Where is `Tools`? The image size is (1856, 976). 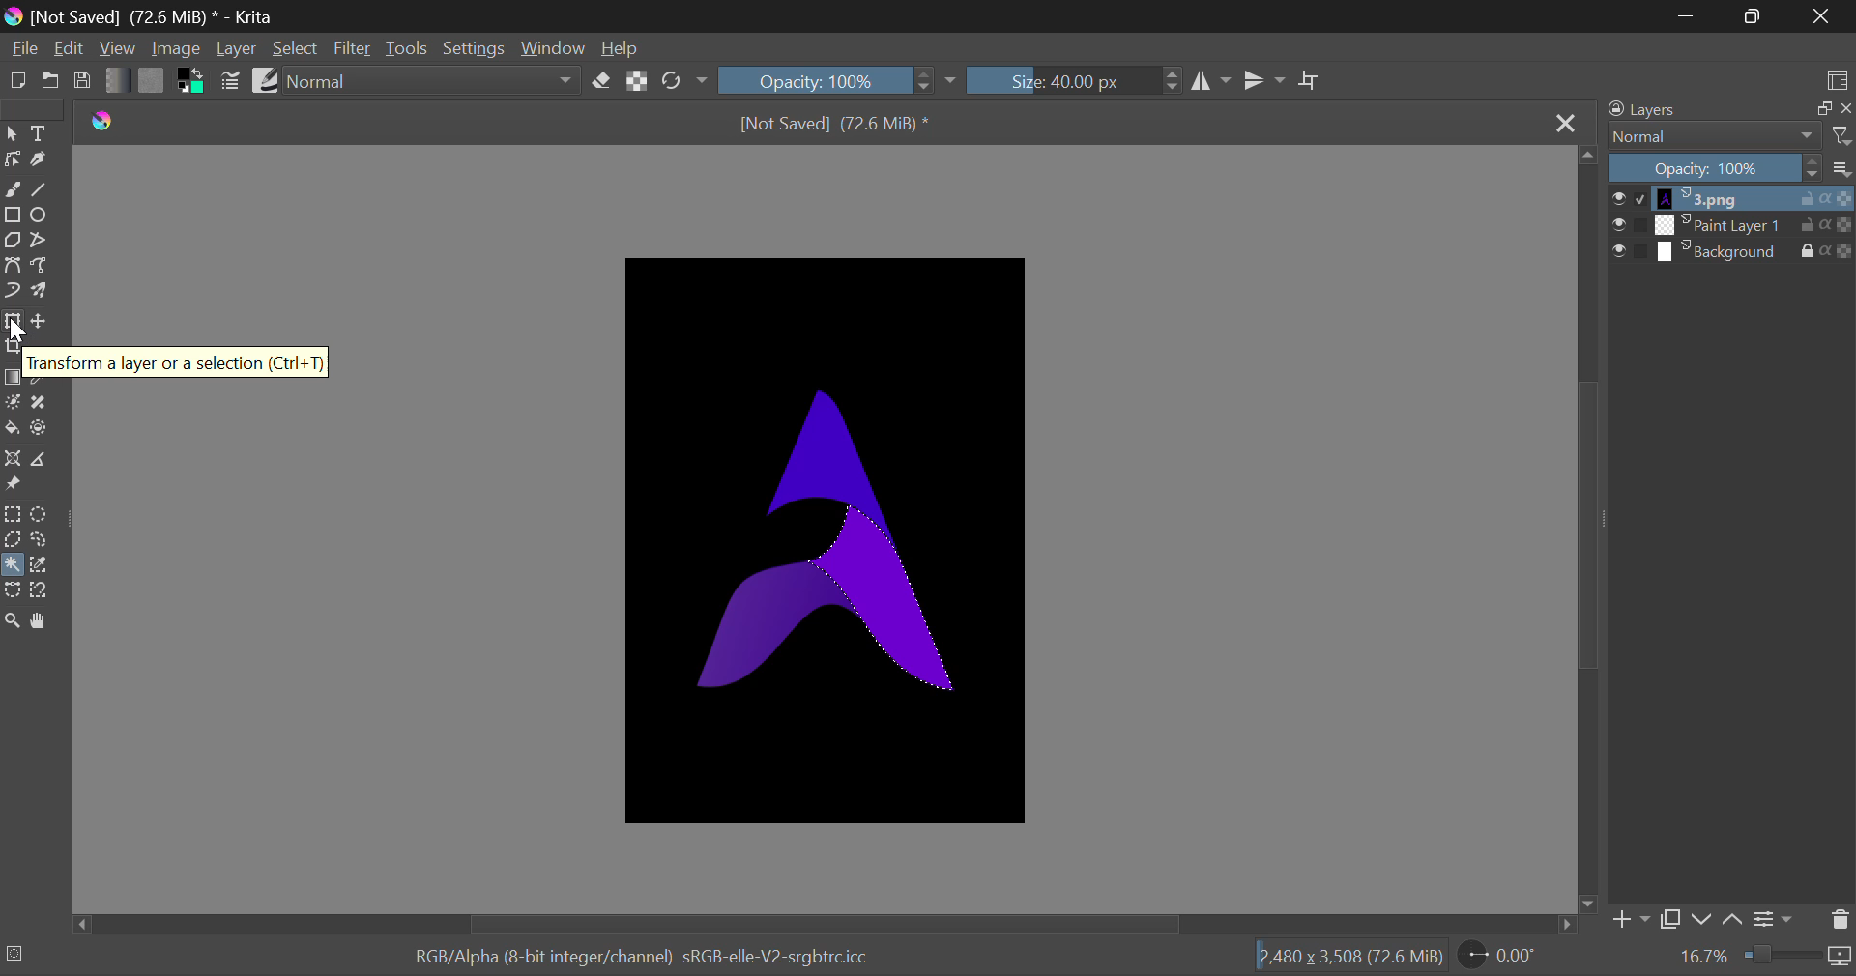 Tools is located at coordinates (410, 48).